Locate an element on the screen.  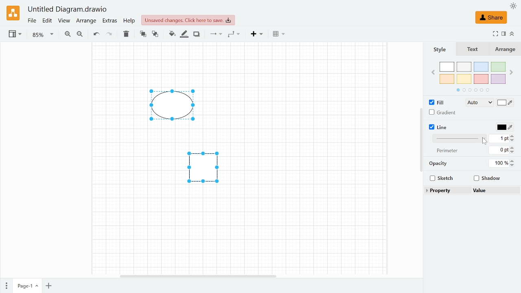
Extras is located at coordinates (110, 22).